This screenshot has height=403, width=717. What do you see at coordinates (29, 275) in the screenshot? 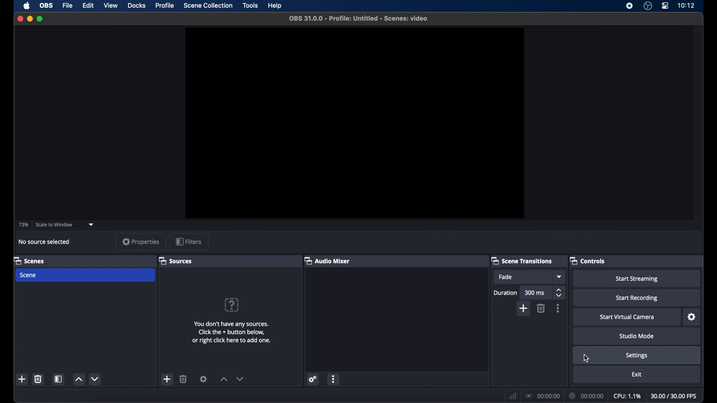
I see `scene` at bounding box center [29, 275].